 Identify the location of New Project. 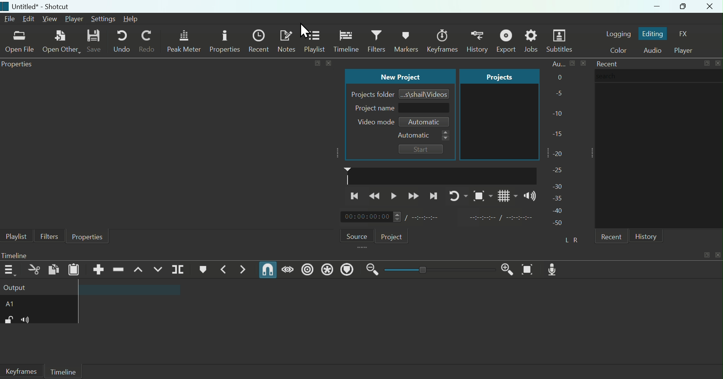
(398, 77).